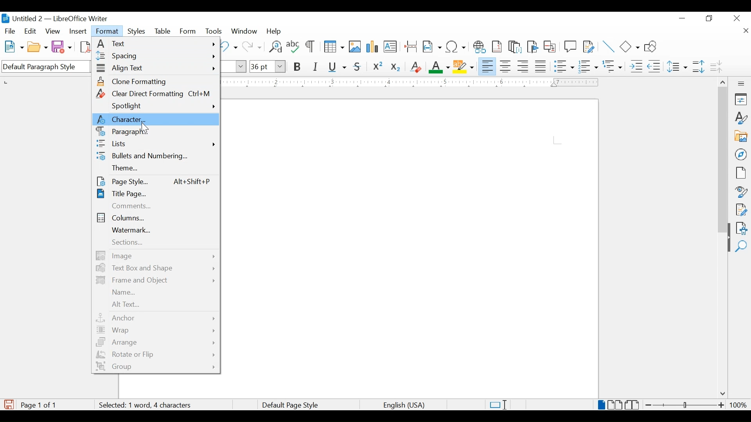  Describe the element at coordinates (155, 255) in the screenshot. I see `image menu` at that location.